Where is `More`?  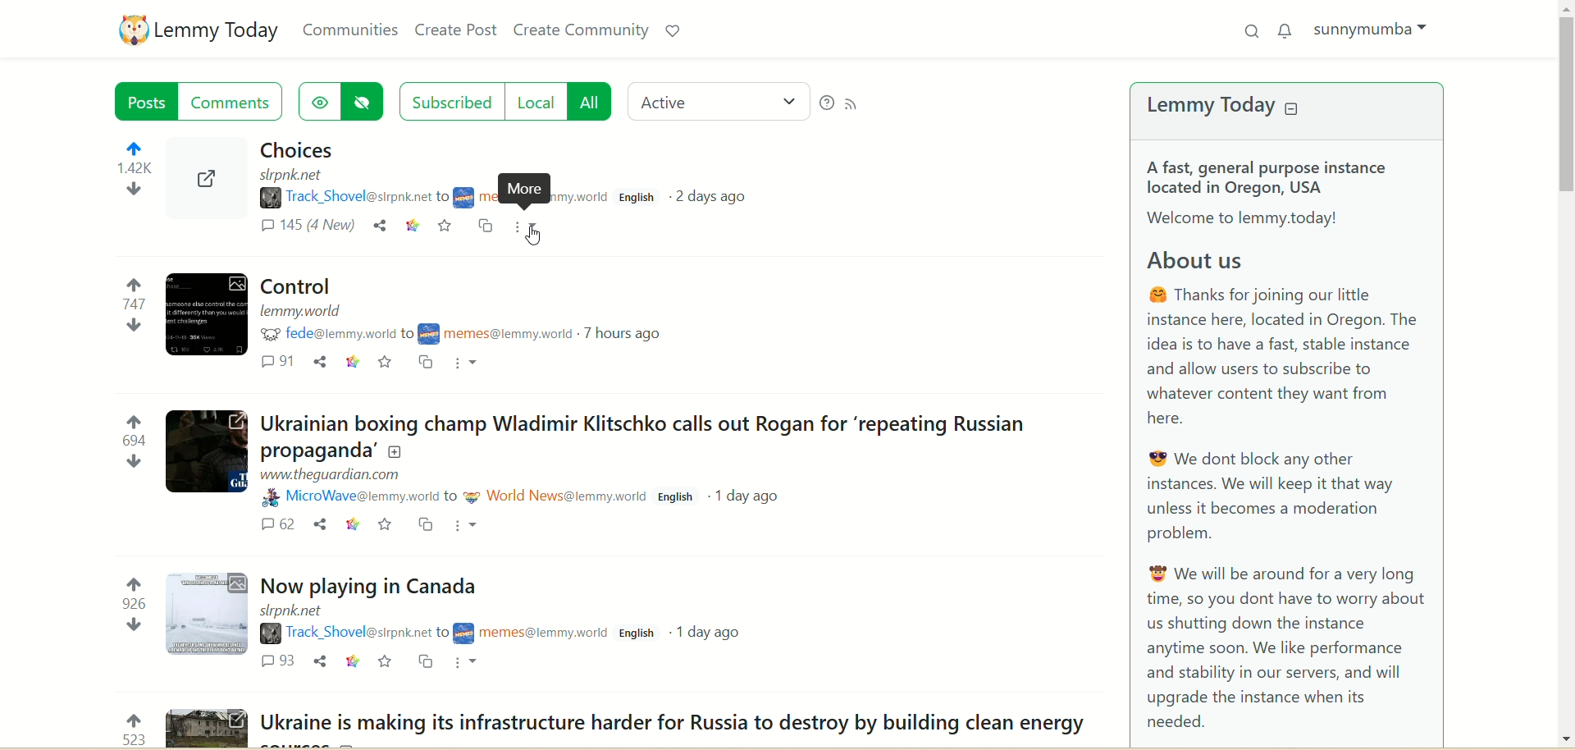 More is located at coordinates (471, 362).